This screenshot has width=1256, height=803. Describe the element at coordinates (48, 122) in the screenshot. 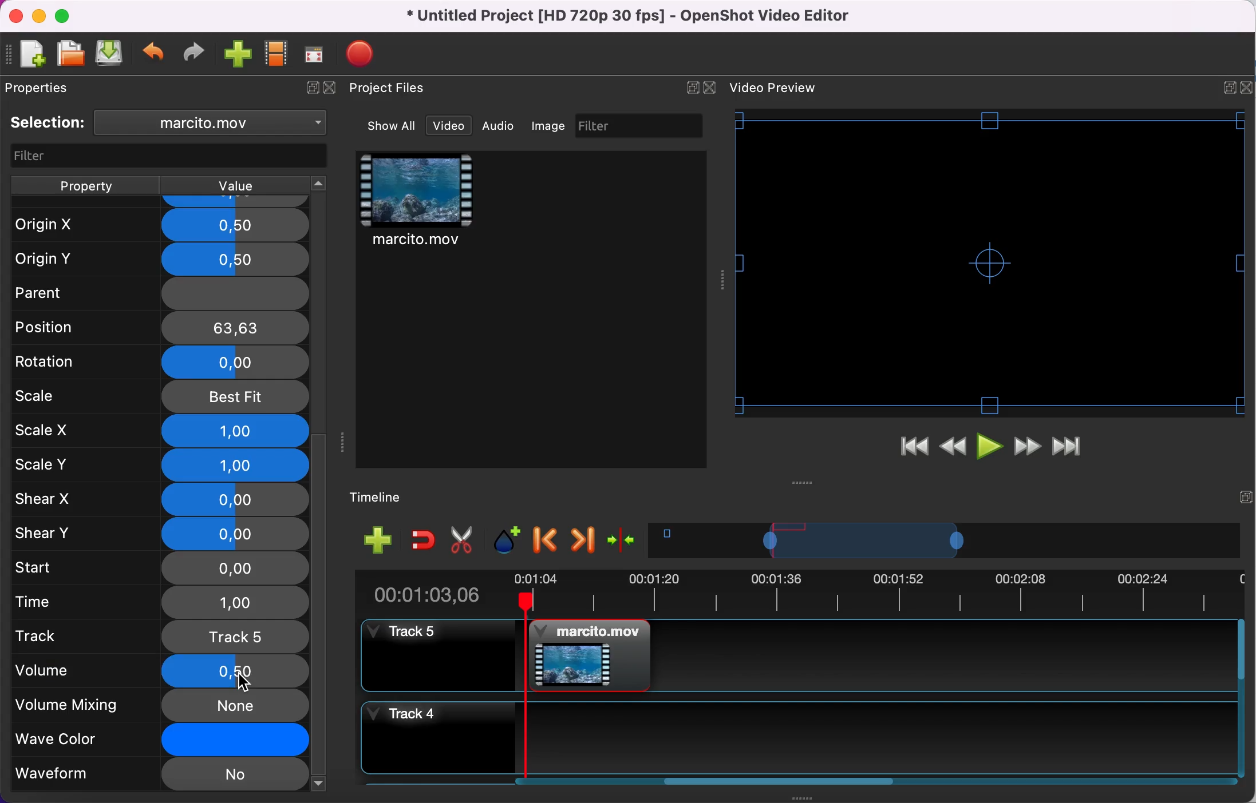

I see `selection` at that location.